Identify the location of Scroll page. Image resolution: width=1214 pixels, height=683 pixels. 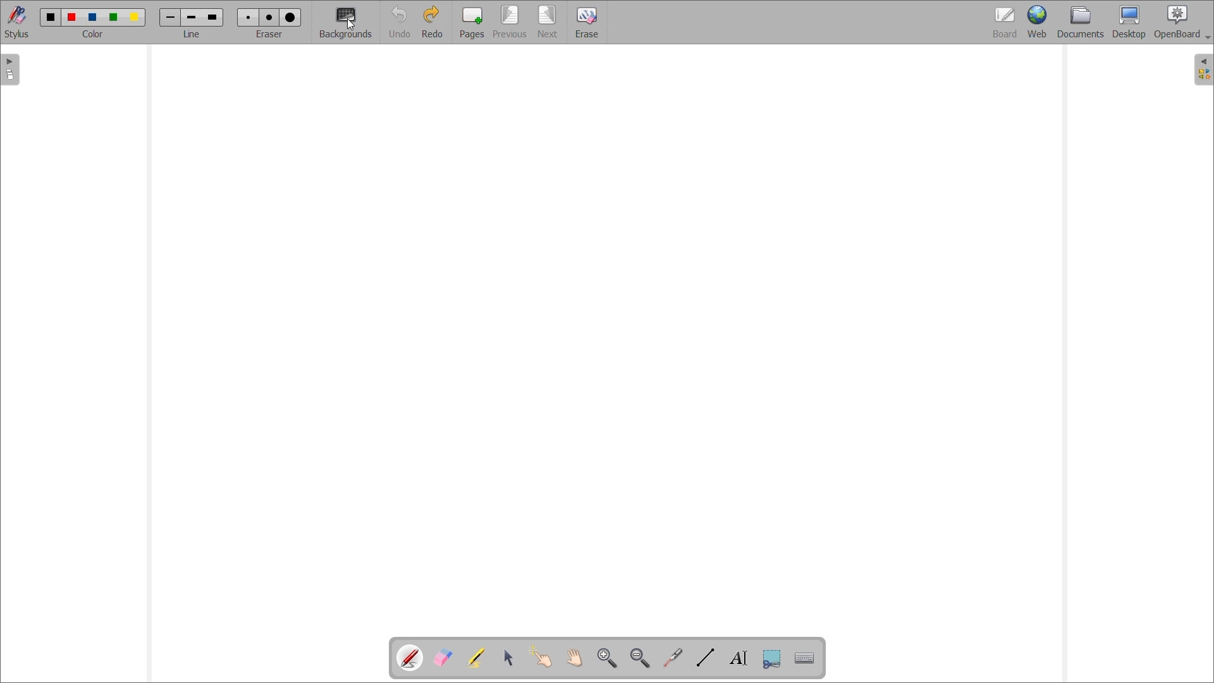
(574, 658).